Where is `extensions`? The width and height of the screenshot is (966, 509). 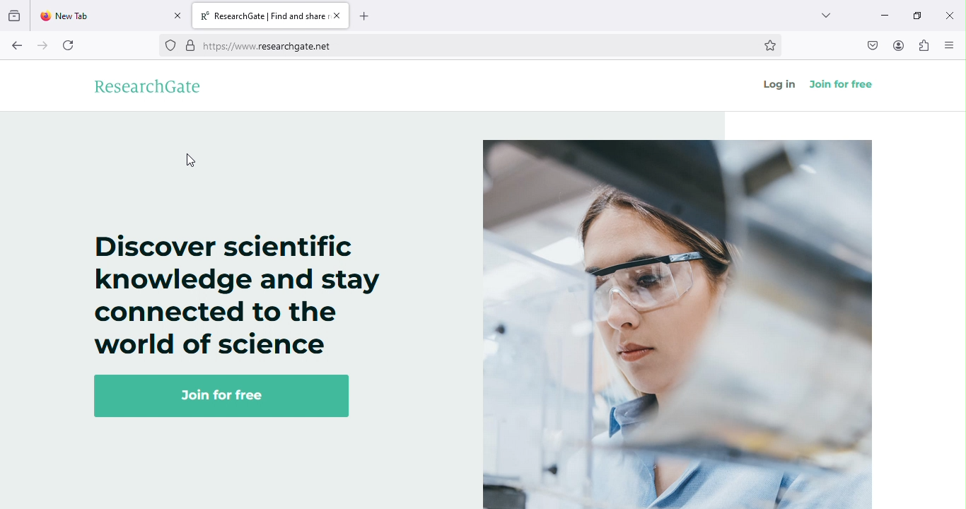 extensions is located at coordinates (926, 46).